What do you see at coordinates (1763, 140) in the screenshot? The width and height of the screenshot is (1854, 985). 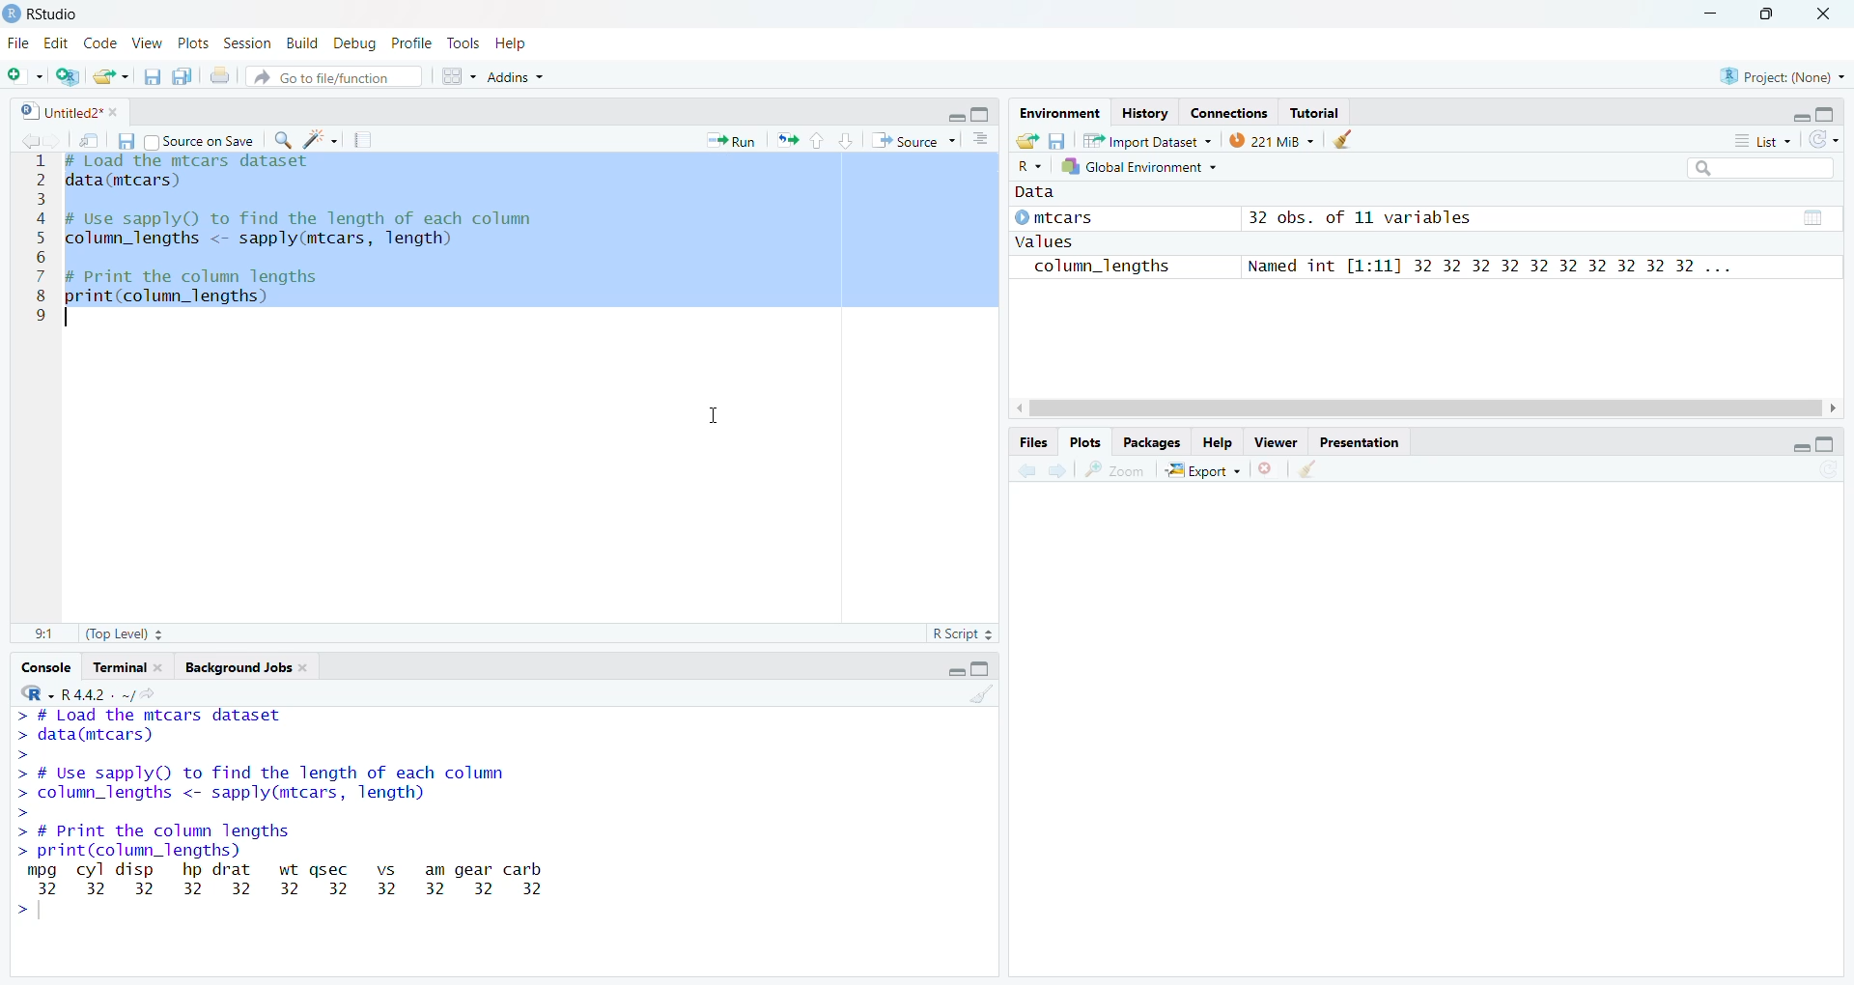 I see `List` at bounding box center [1763, 140].